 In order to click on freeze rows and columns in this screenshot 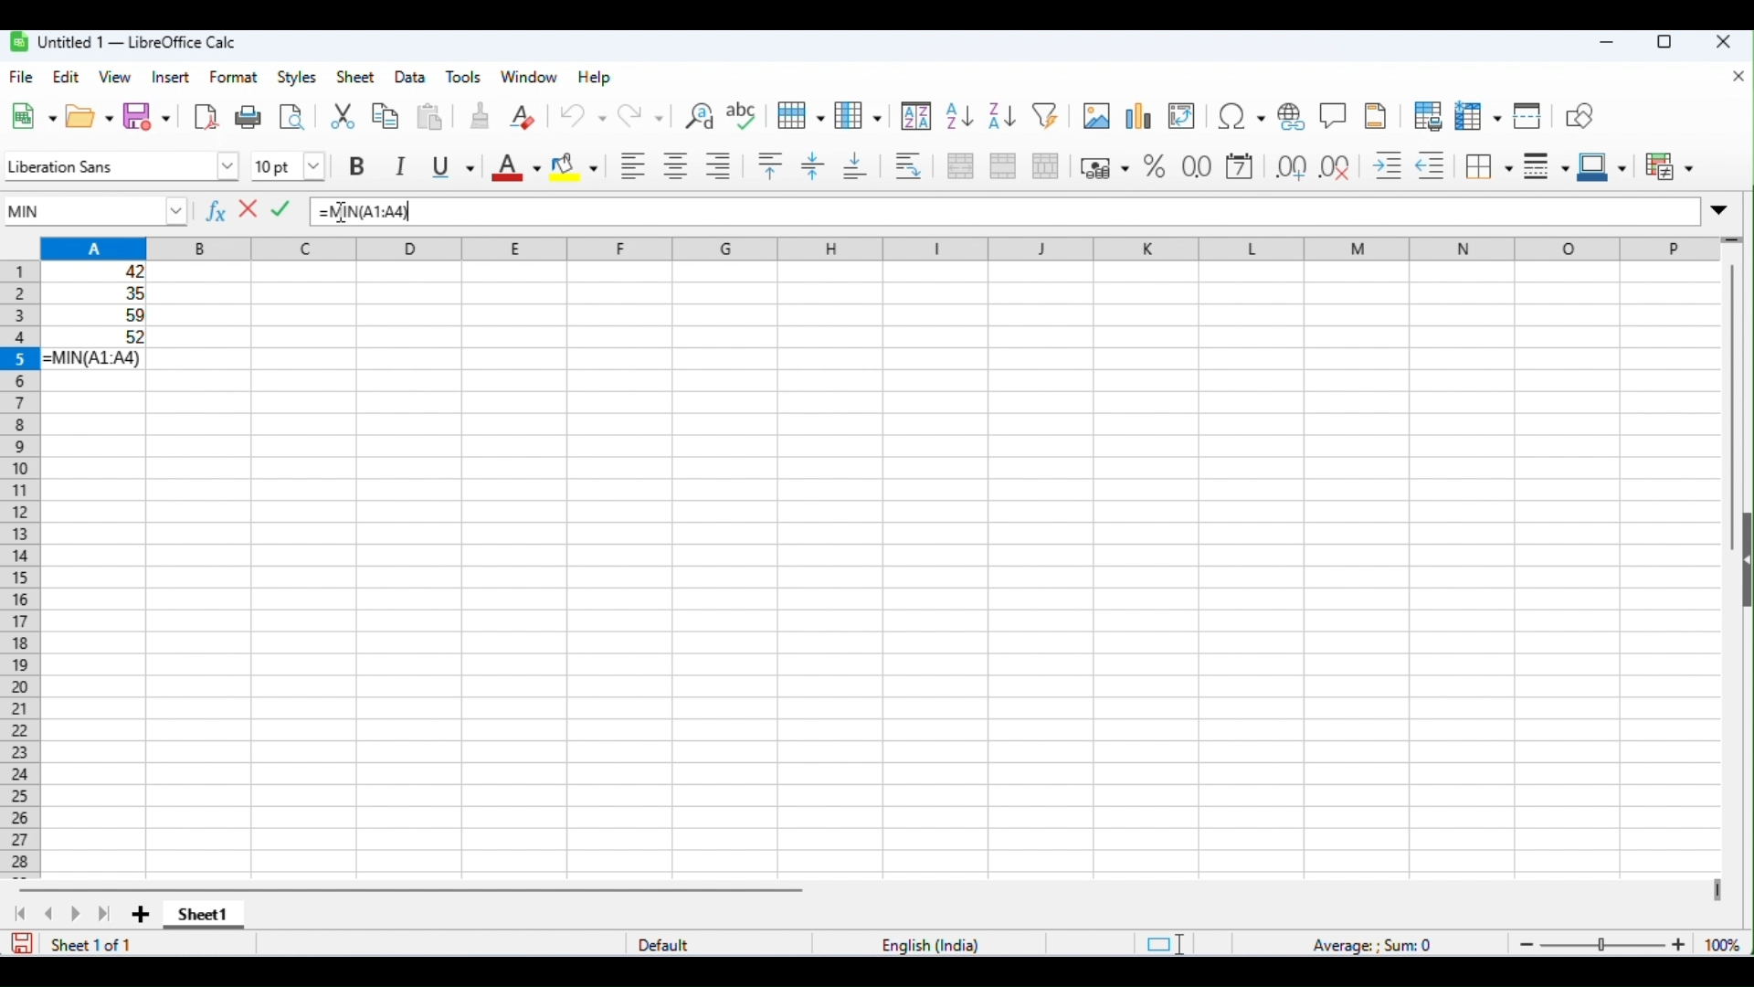, I will do `click(1476, 116)`.